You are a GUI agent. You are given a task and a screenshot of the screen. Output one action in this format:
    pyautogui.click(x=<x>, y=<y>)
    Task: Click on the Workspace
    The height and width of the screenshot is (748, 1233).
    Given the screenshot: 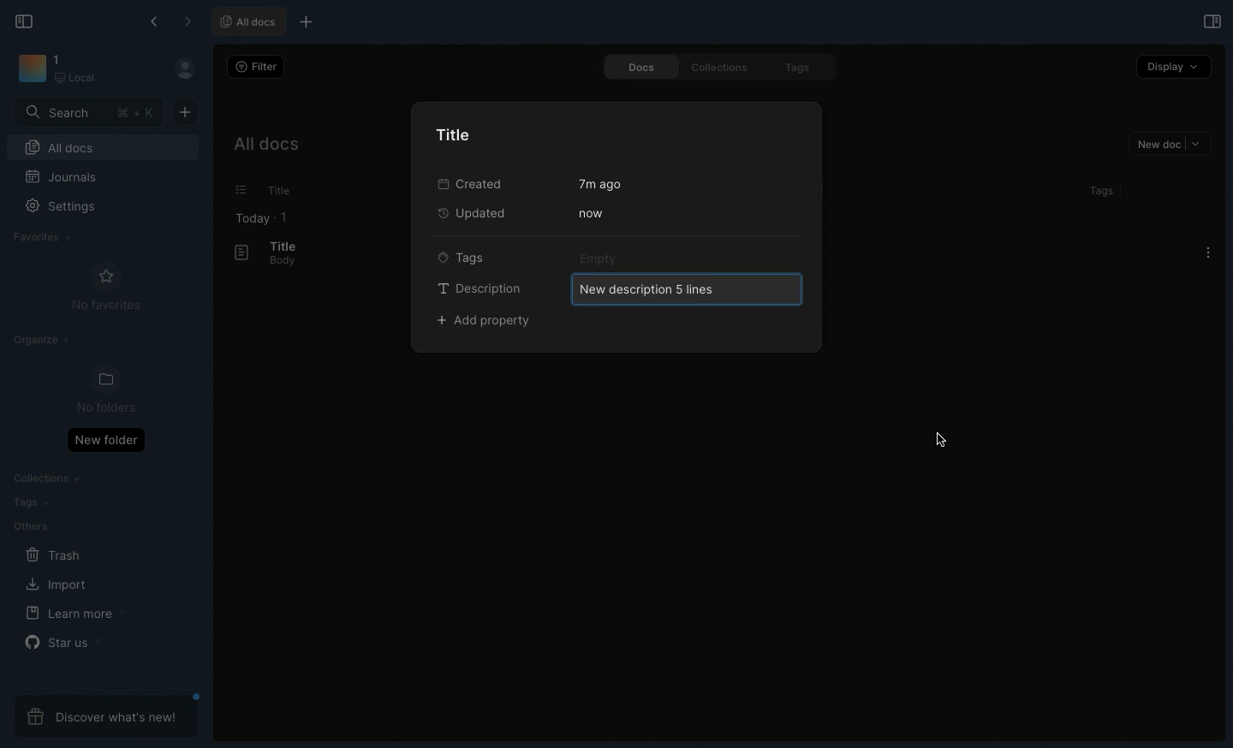 What is the action you would take?
    pyautogui.click(x=83, y=70)
    